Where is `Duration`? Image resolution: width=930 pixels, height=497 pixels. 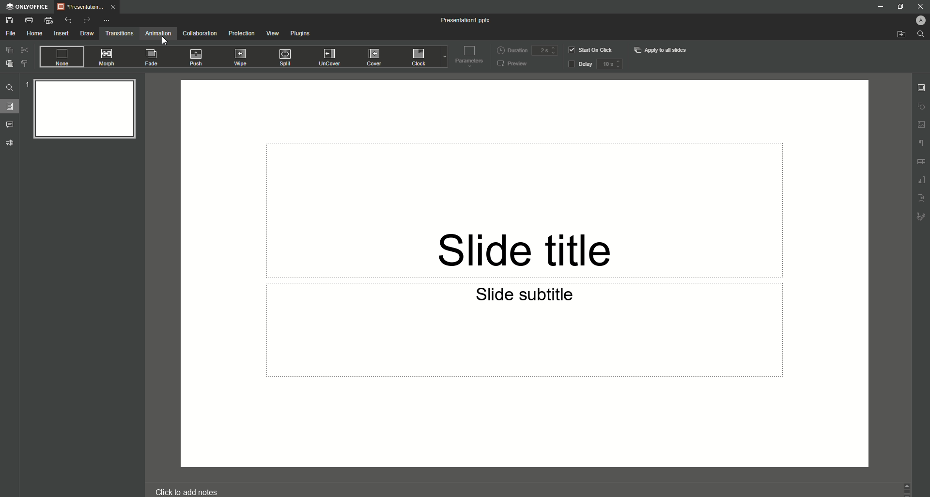
Duration is located at coordinates (526, 51).